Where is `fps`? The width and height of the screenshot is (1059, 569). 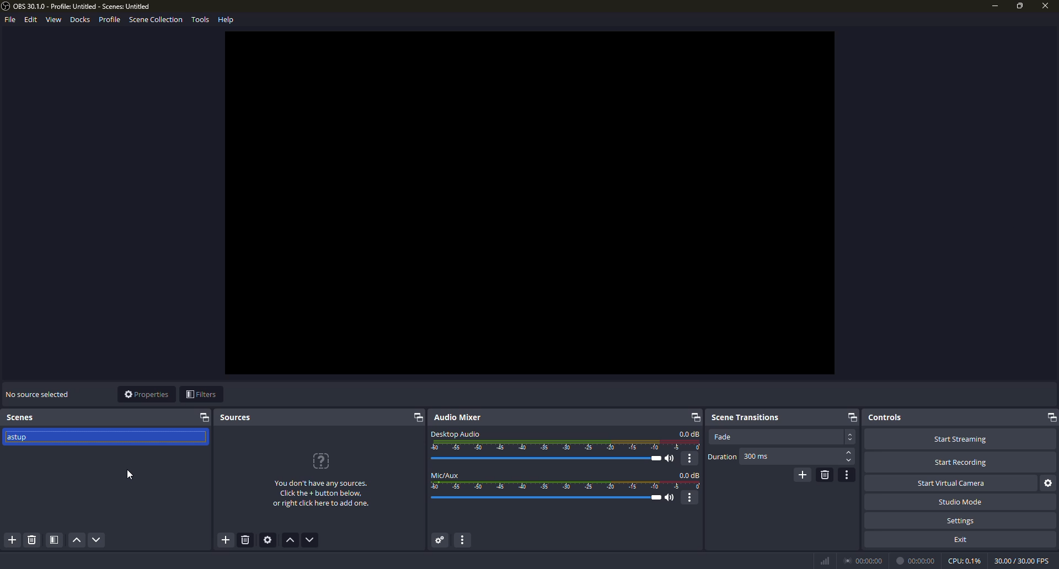
fps is located at coordinates (1020, 560).